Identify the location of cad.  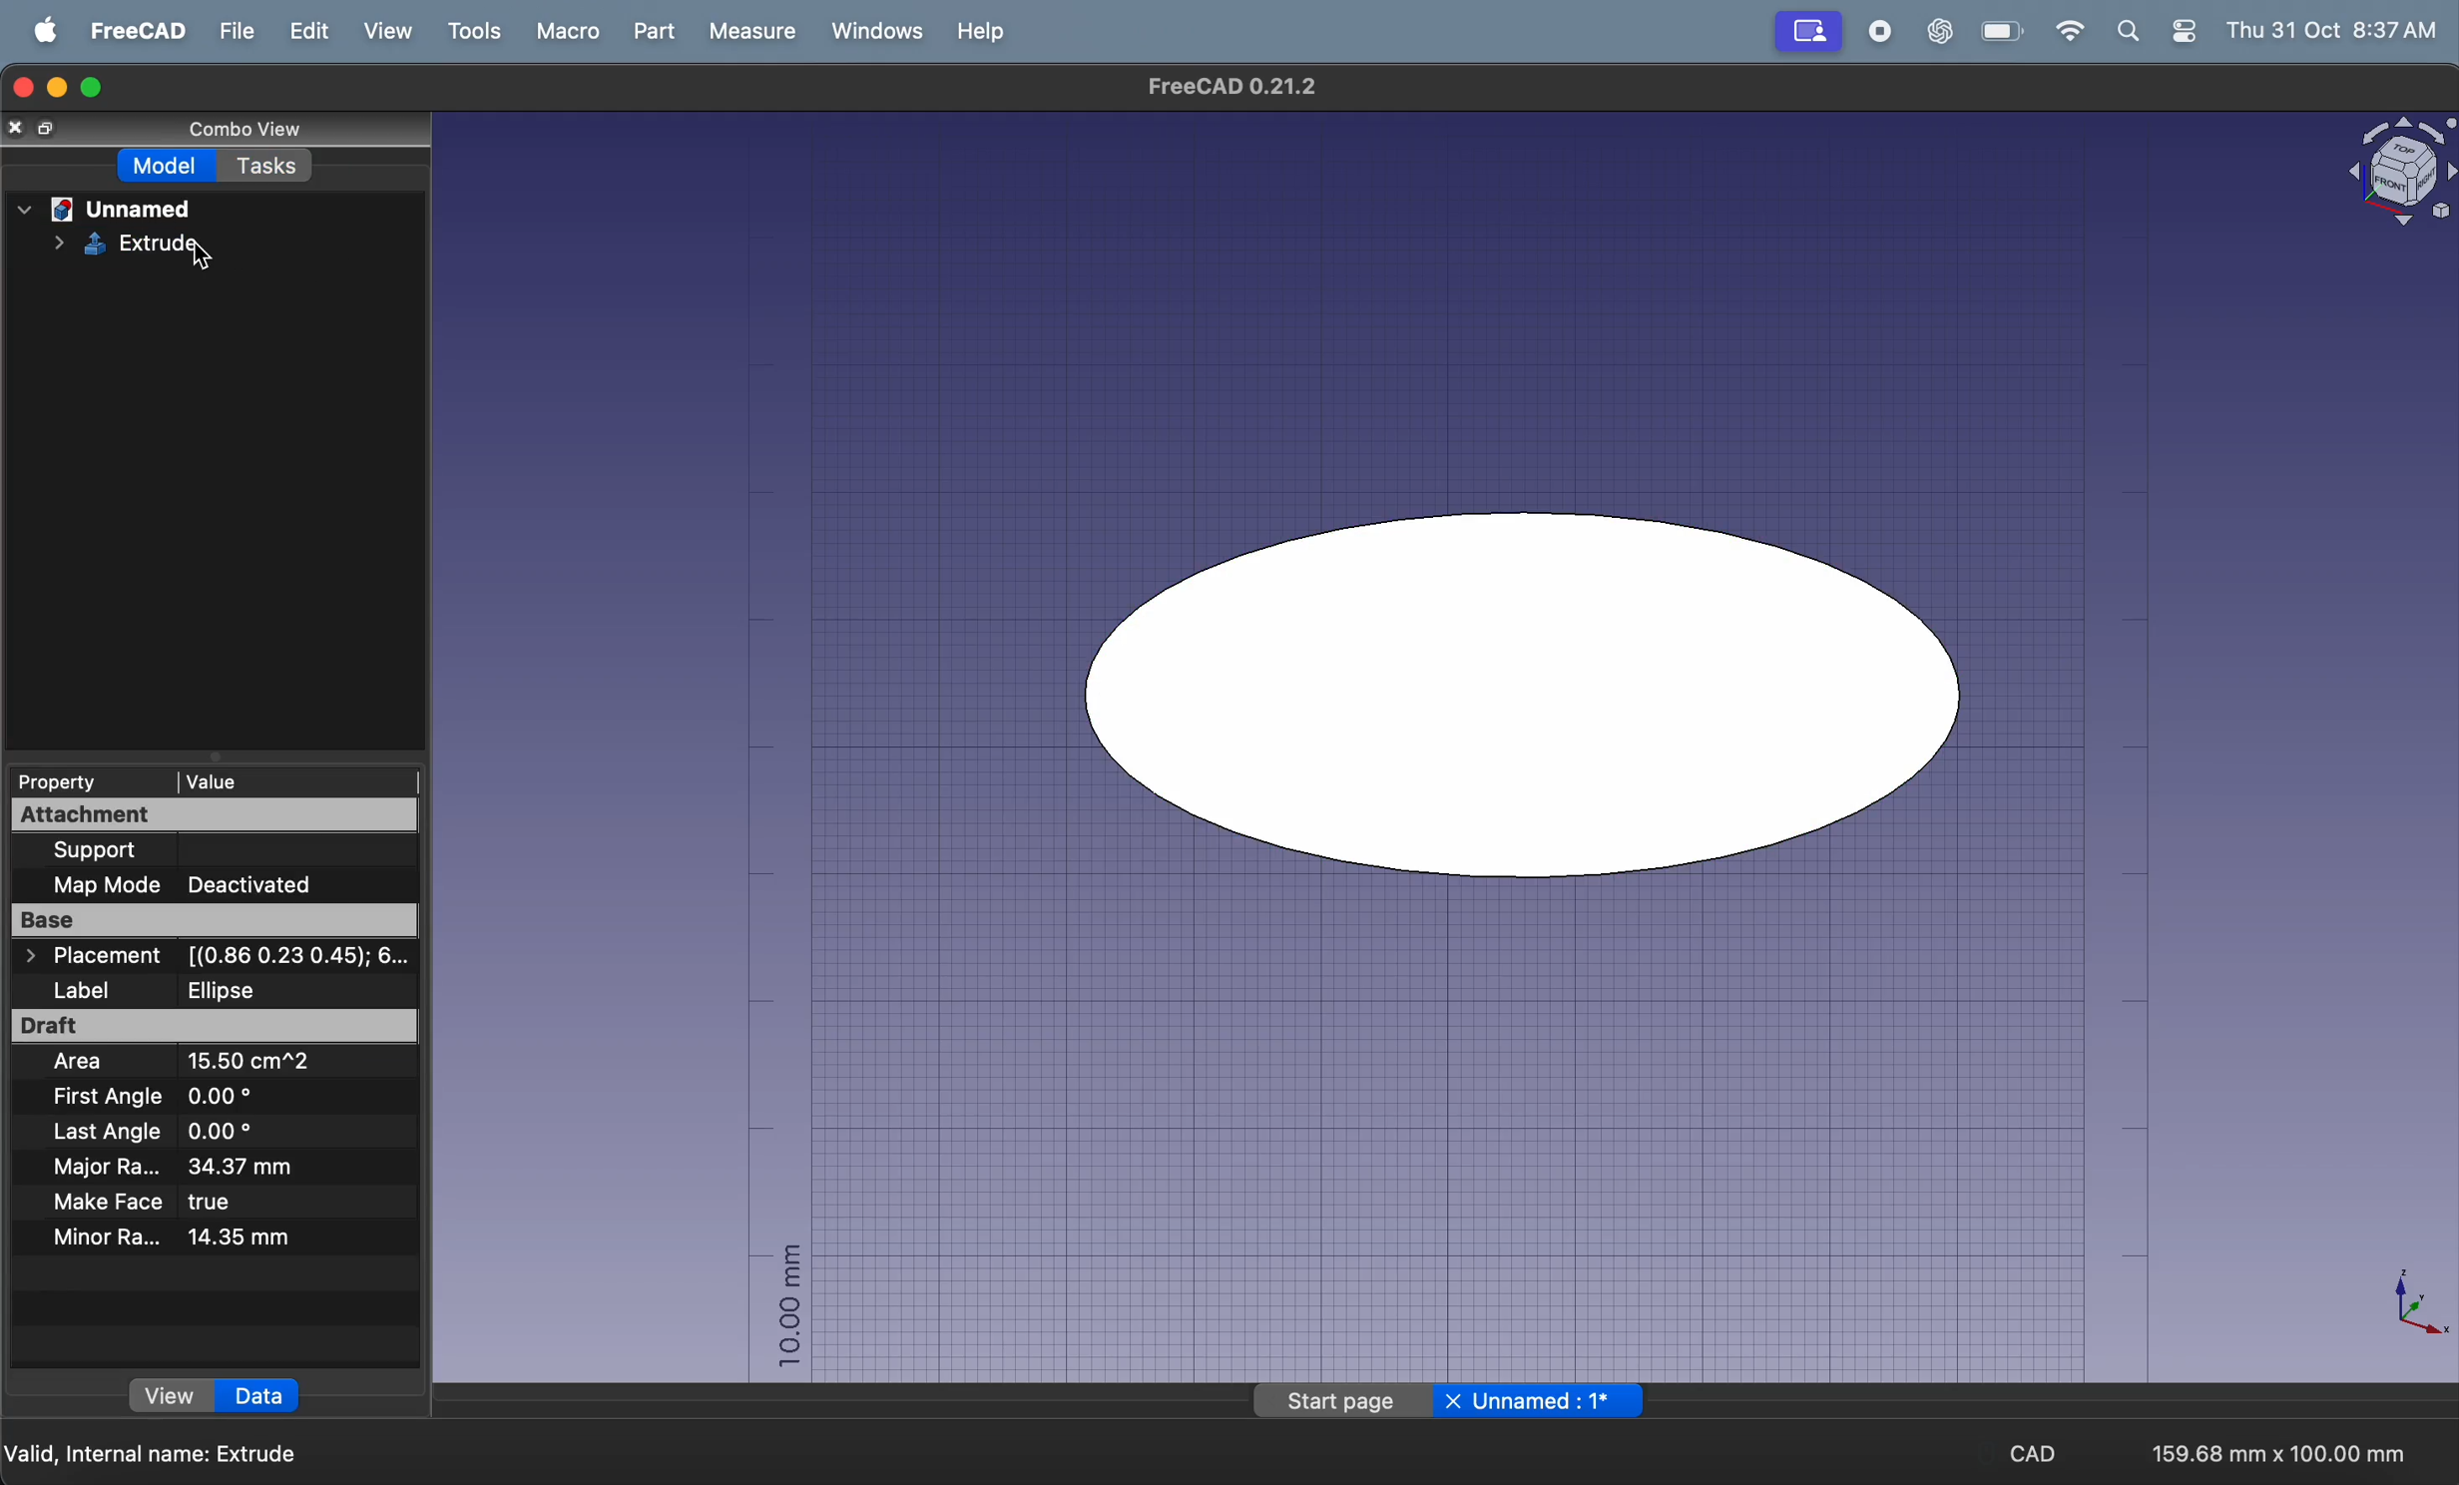
(2035, 1450).